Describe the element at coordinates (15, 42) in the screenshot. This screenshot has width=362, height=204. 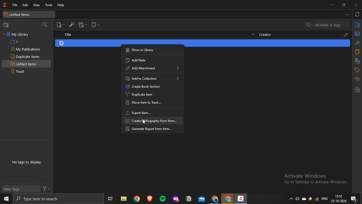
I see `1` at that location.